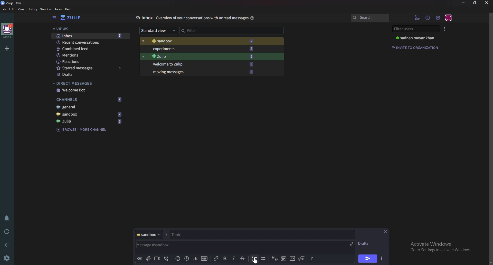  Describe the element at coordinates (386, 231) in the screenshot. I see `close message` at that location.